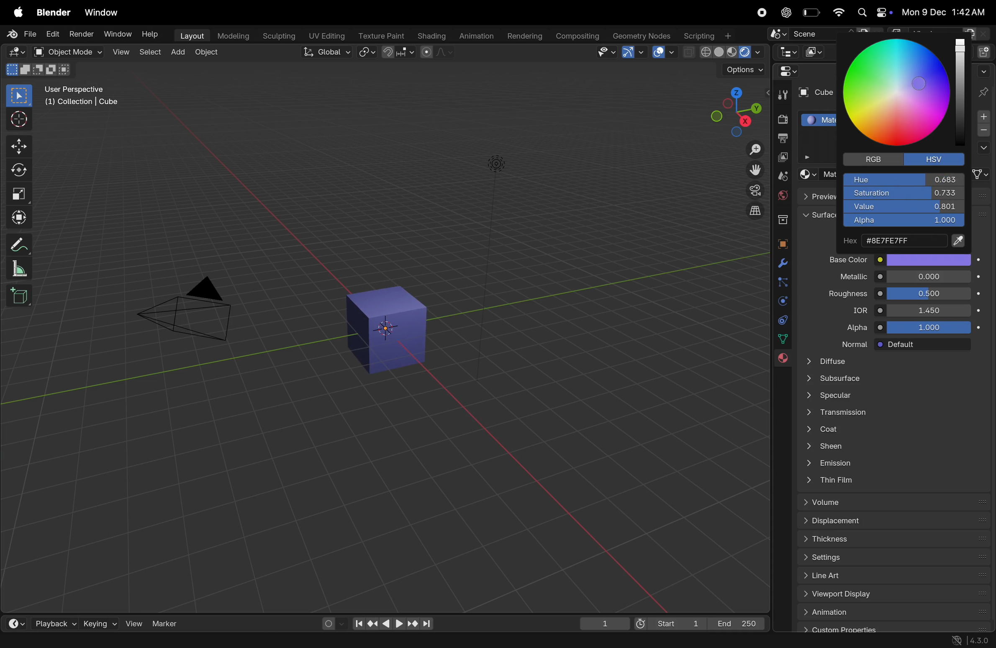  I want to click on scene, so click(781, 176).